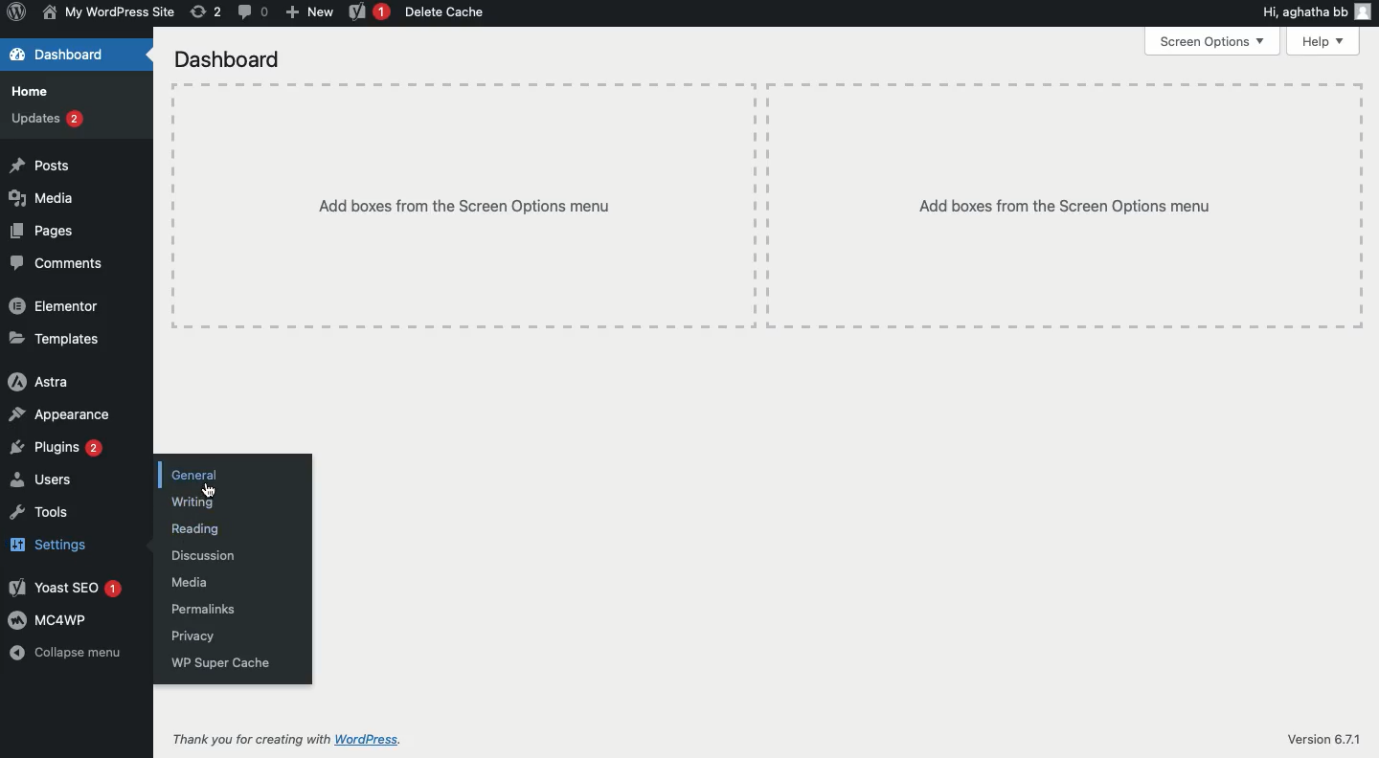  What do you see at coordinates (367, 12) in the screenshot?
I see `Yoast 1` at bounding box center [367, 12].